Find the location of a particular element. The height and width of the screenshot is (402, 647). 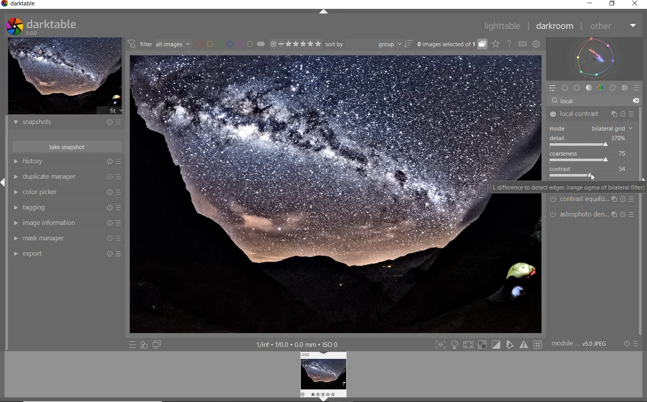

QUICK ACCESS PANEL is located at coordinates (553, 88).